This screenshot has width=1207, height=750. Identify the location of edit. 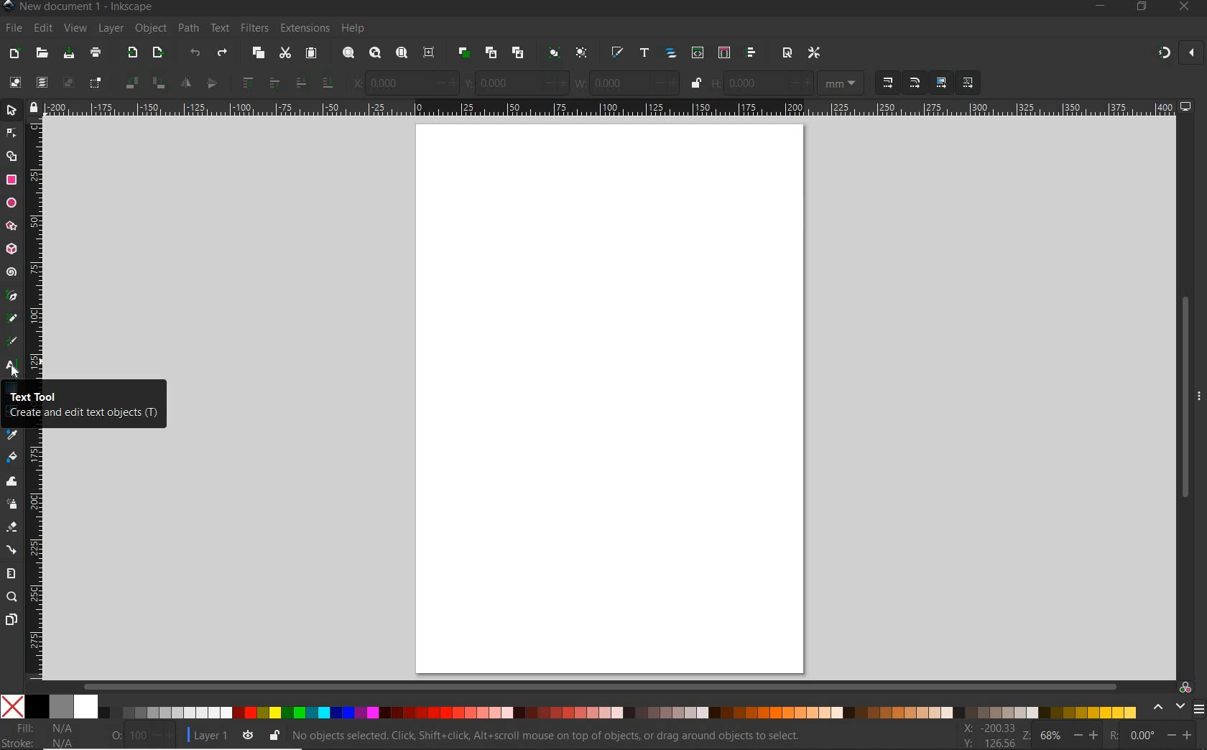
(42, 29).